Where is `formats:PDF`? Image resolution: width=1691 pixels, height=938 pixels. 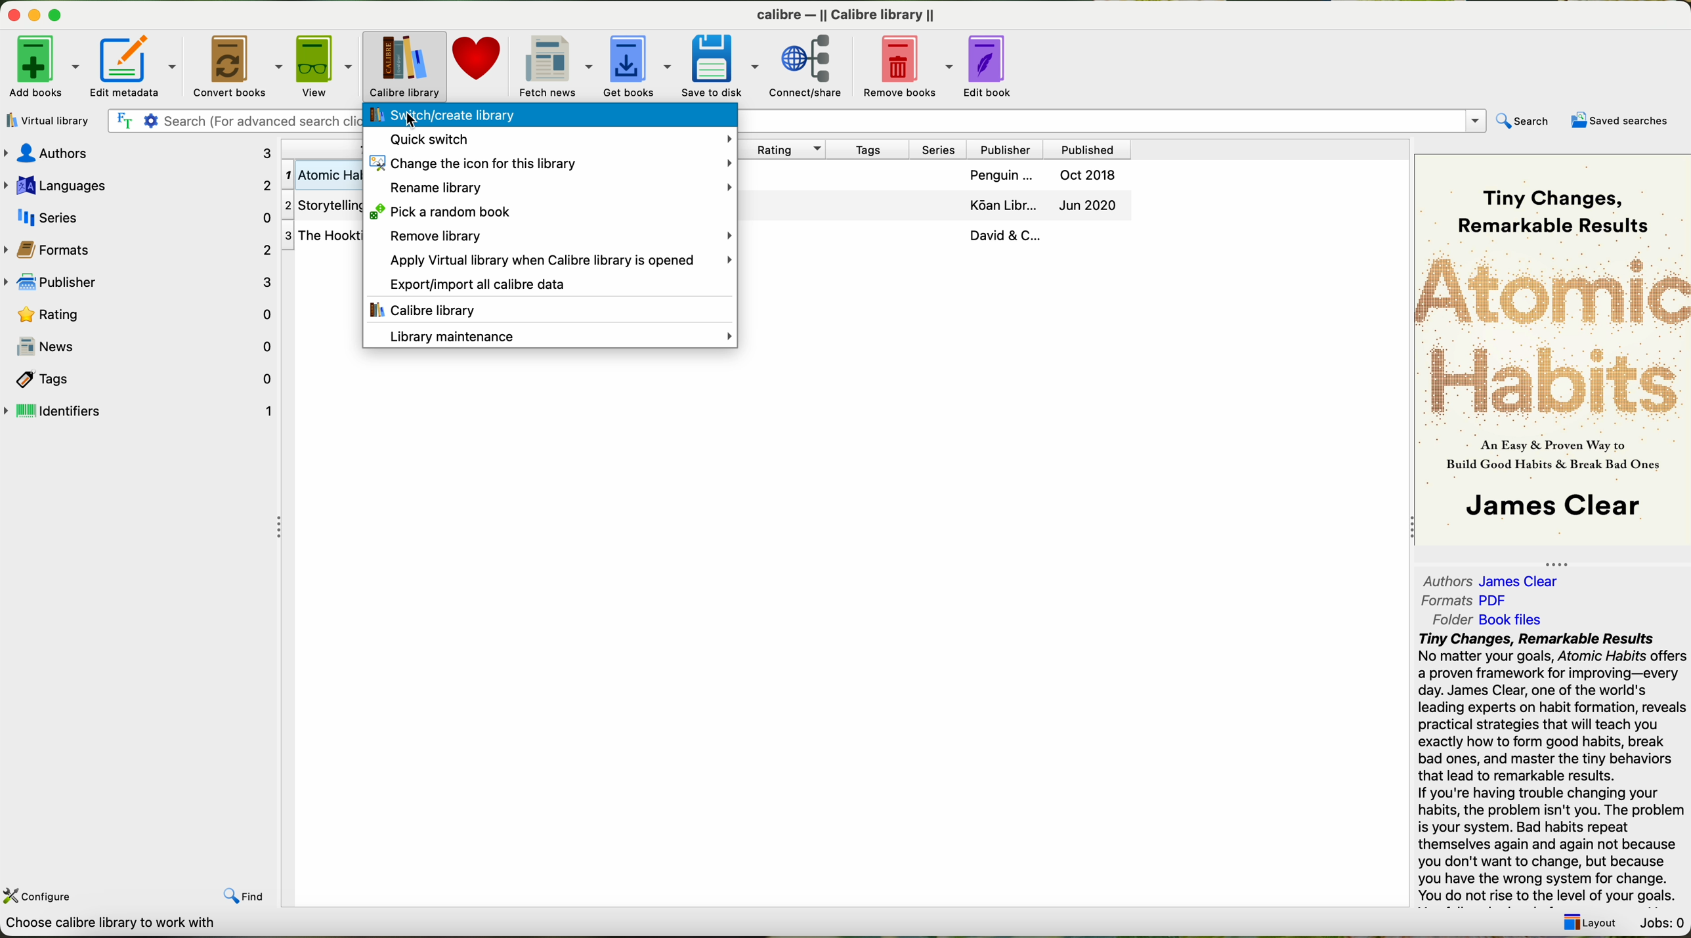
formats:PDF is located at coordinates (1469, 601).